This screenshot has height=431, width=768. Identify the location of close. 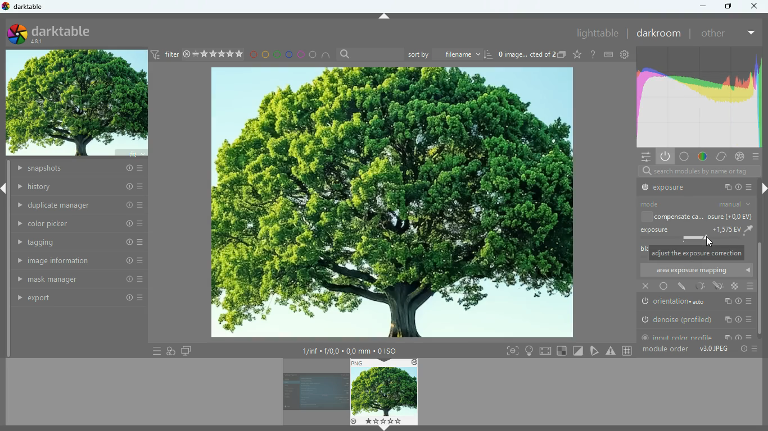
(645, 287).